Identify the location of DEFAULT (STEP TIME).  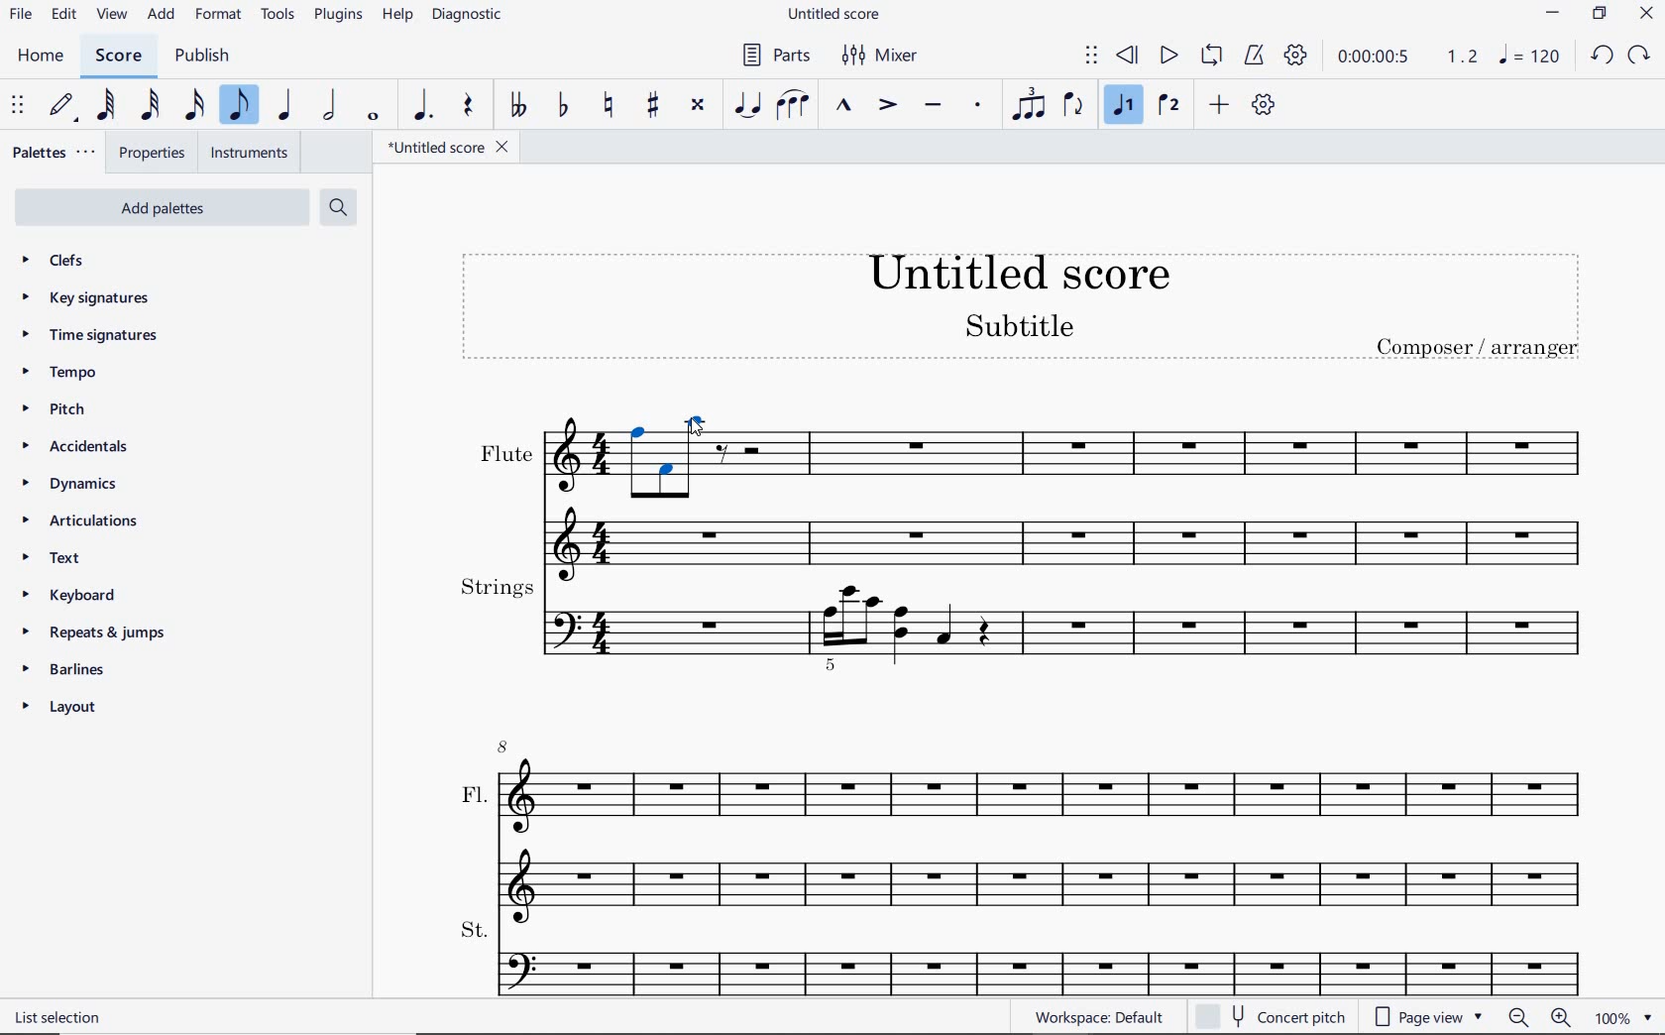
(59, 106).